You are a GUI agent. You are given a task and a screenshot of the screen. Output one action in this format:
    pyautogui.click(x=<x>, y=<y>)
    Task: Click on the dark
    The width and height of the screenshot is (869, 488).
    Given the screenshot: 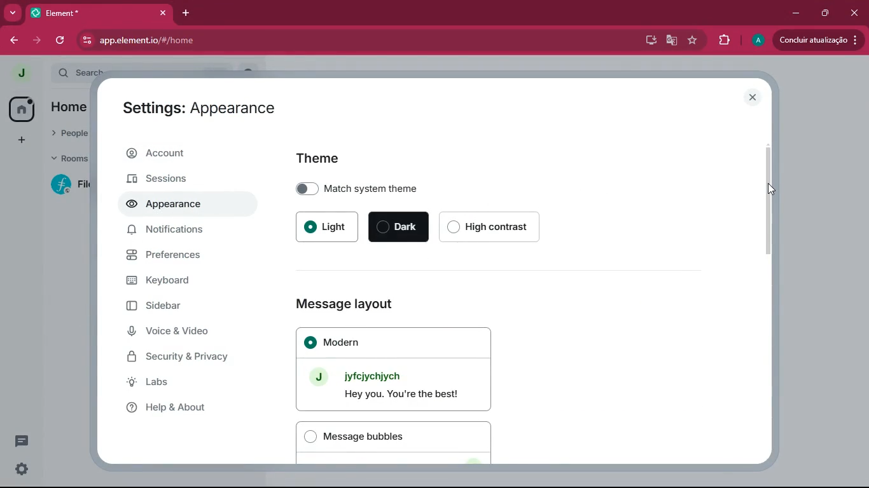 What is the action you would take?
    pyautogui.click(x=400, y=227)
    